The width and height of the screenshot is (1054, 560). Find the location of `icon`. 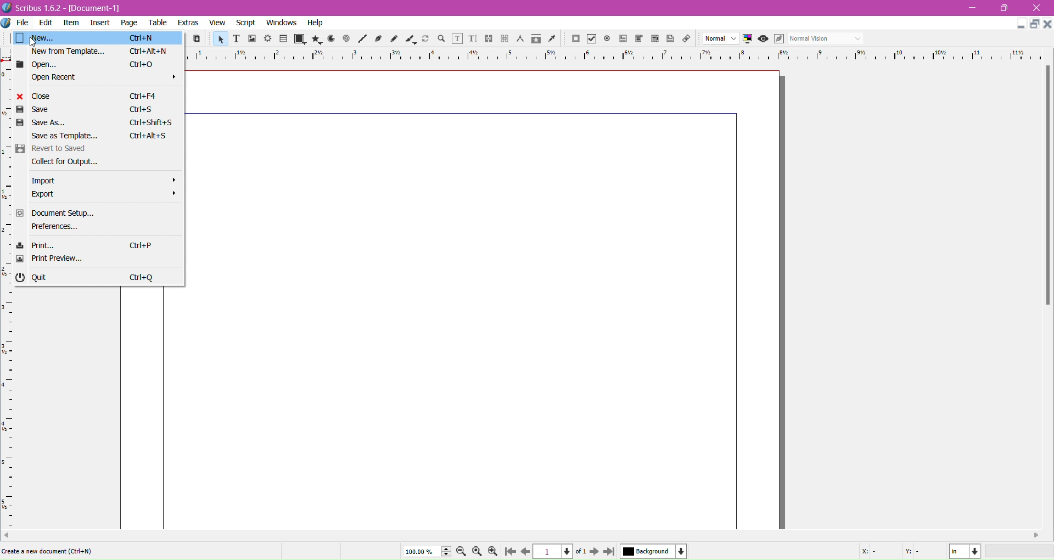

icon is located at coordinates (284, 39).